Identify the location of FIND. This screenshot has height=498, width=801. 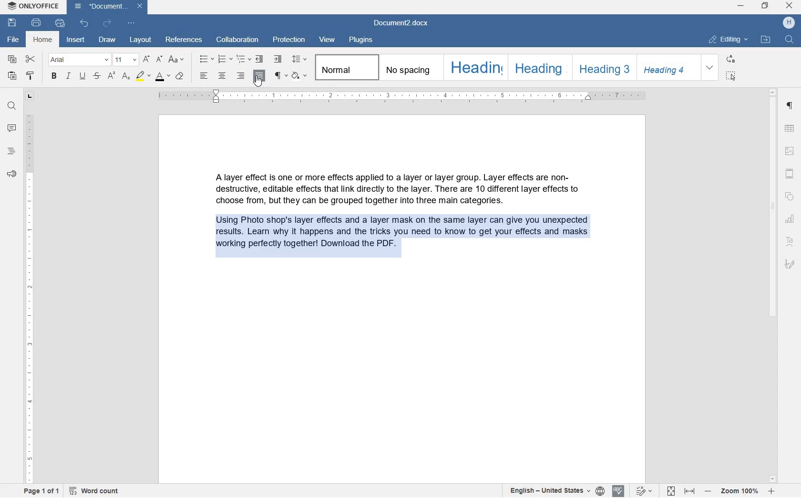
(12, 107).